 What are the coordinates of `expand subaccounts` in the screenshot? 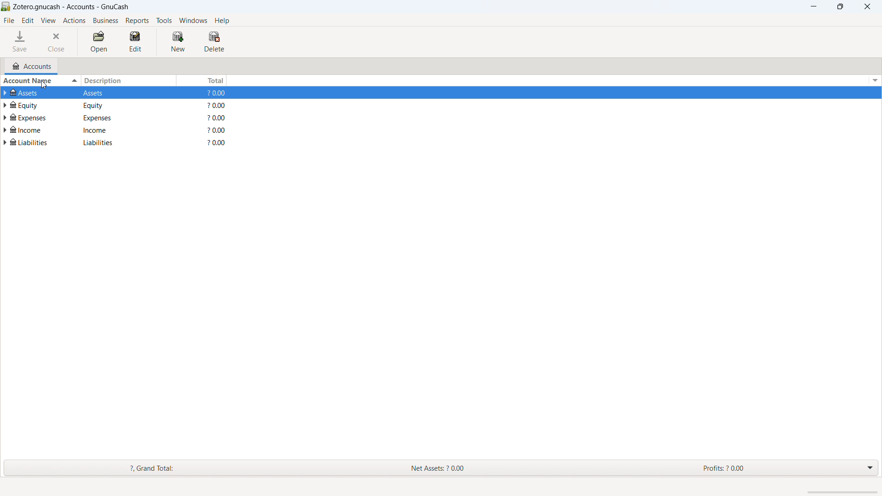 It's located at (6, 130).